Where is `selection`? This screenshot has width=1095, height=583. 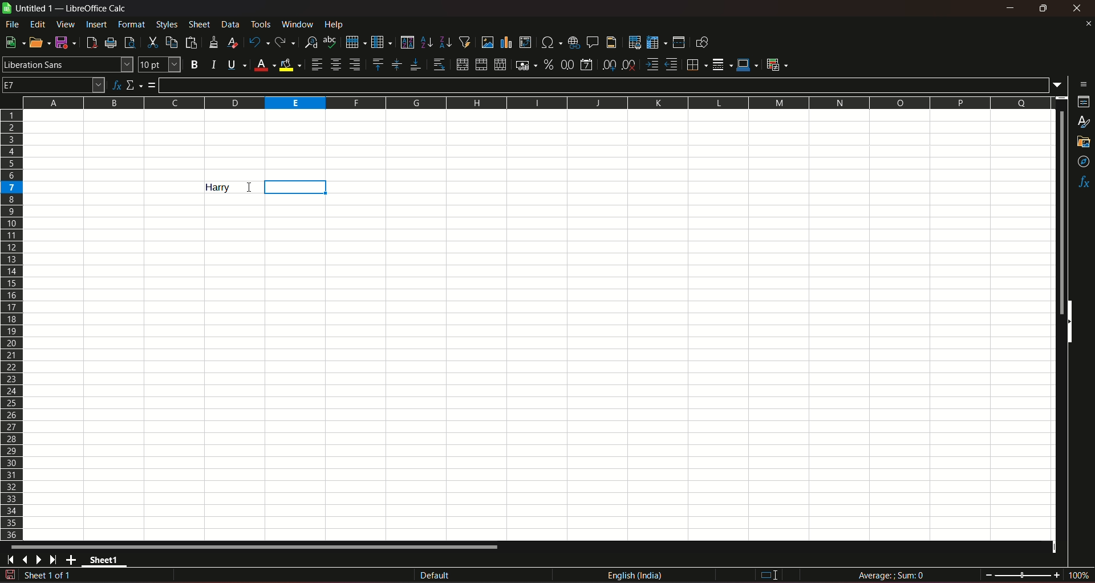
selection is located at coordinates (299, 187).